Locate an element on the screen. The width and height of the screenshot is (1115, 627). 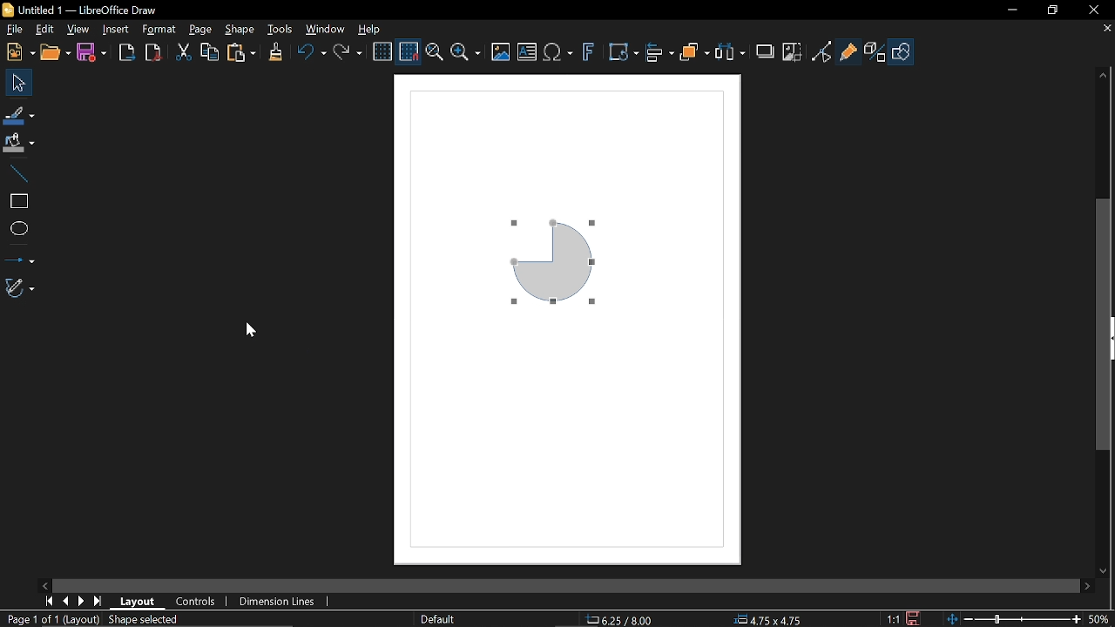
Next page is located at coordinates (81, 600).